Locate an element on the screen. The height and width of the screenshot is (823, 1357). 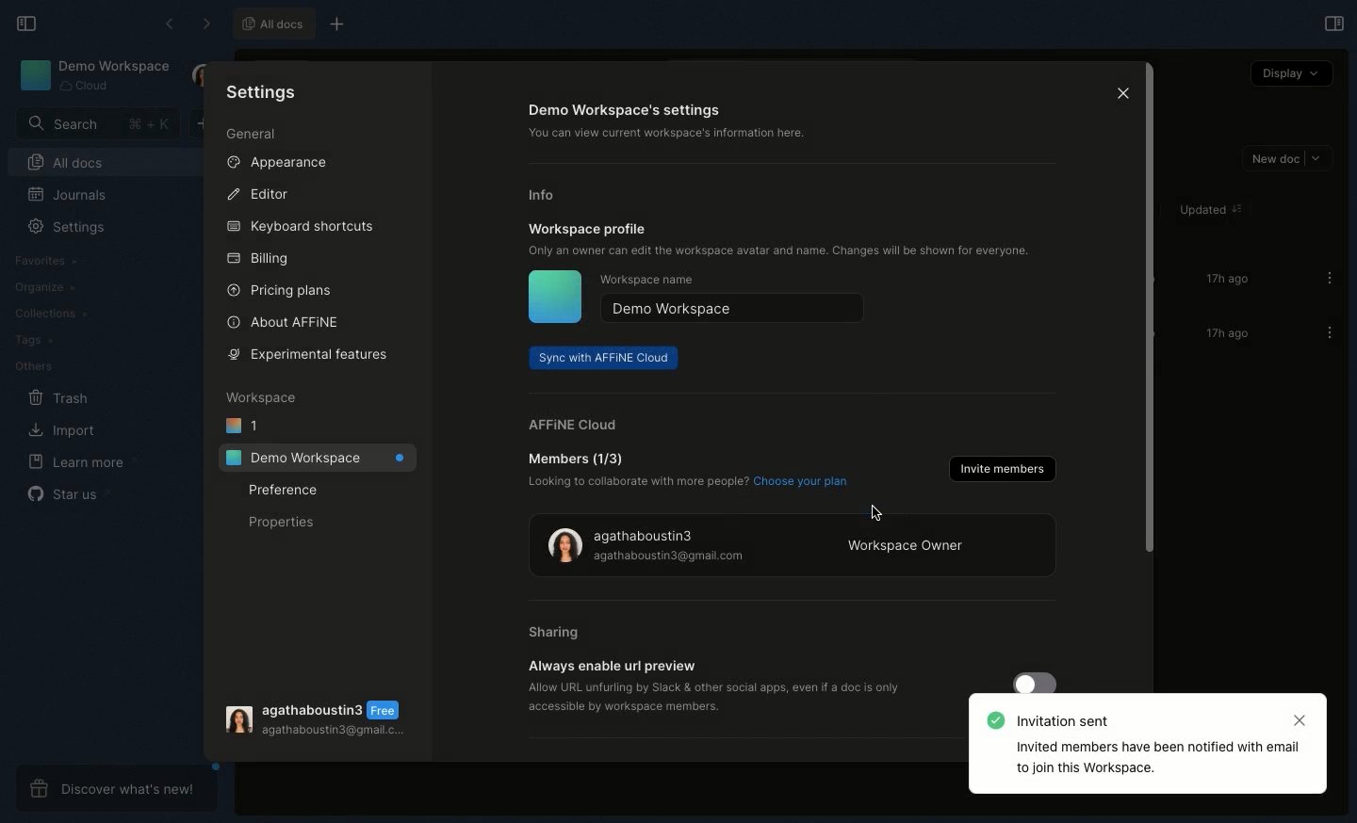
New doc is located at coordinates (207, 124).